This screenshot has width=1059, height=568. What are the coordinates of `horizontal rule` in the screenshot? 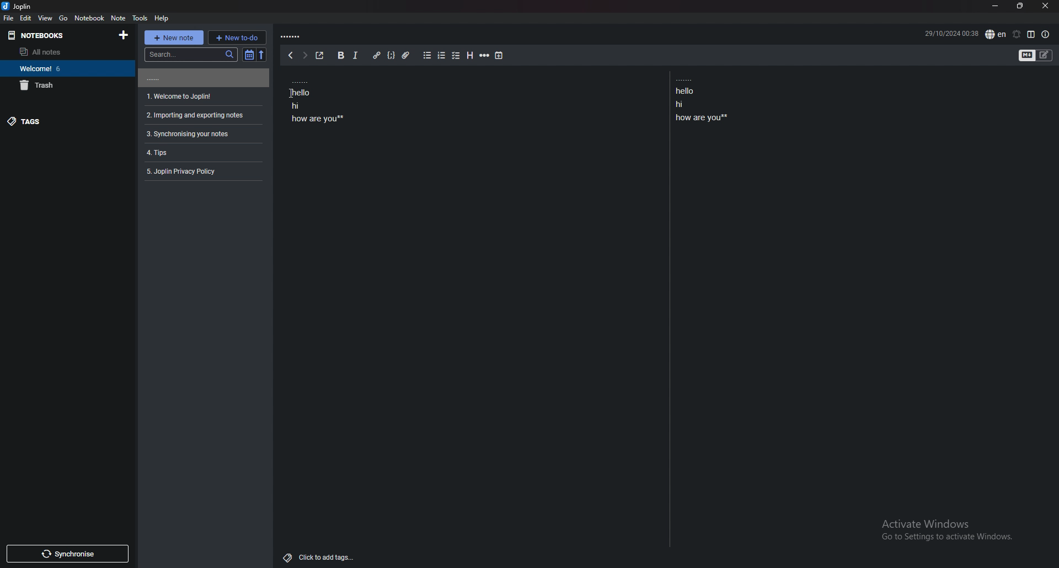 It's located at (485, 55).